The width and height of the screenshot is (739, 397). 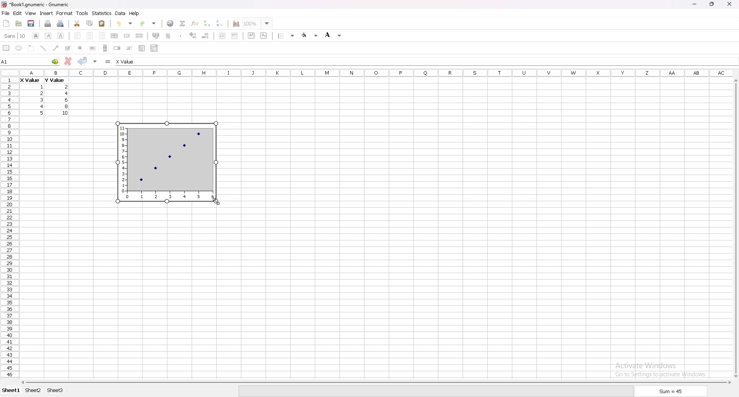 I want to click on redo, so click(x=149, y=23).